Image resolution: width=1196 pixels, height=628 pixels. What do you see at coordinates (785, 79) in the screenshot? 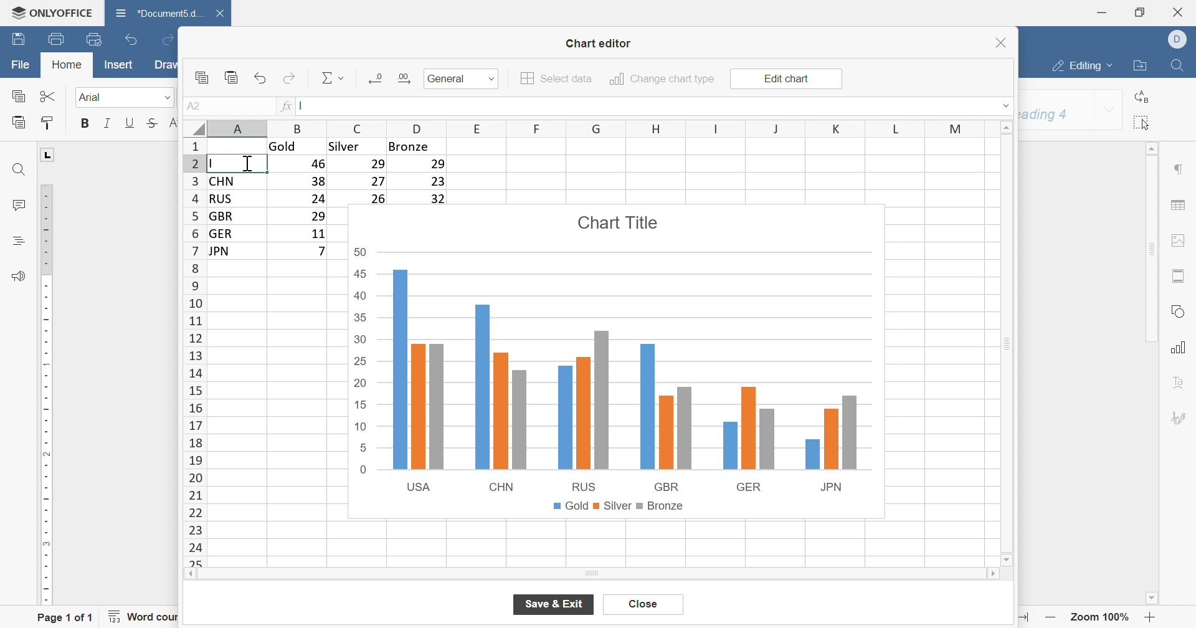
I see `edit chart` at bounding box center [785, 79].